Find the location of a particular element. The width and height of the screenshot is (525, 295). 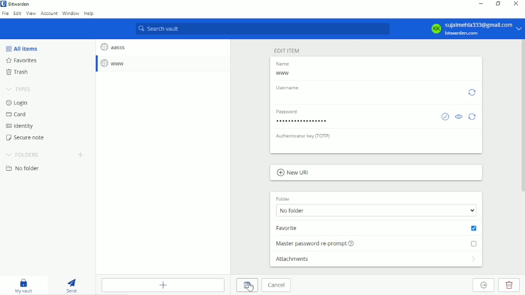

Generate password is located at coordinates (473, 116).